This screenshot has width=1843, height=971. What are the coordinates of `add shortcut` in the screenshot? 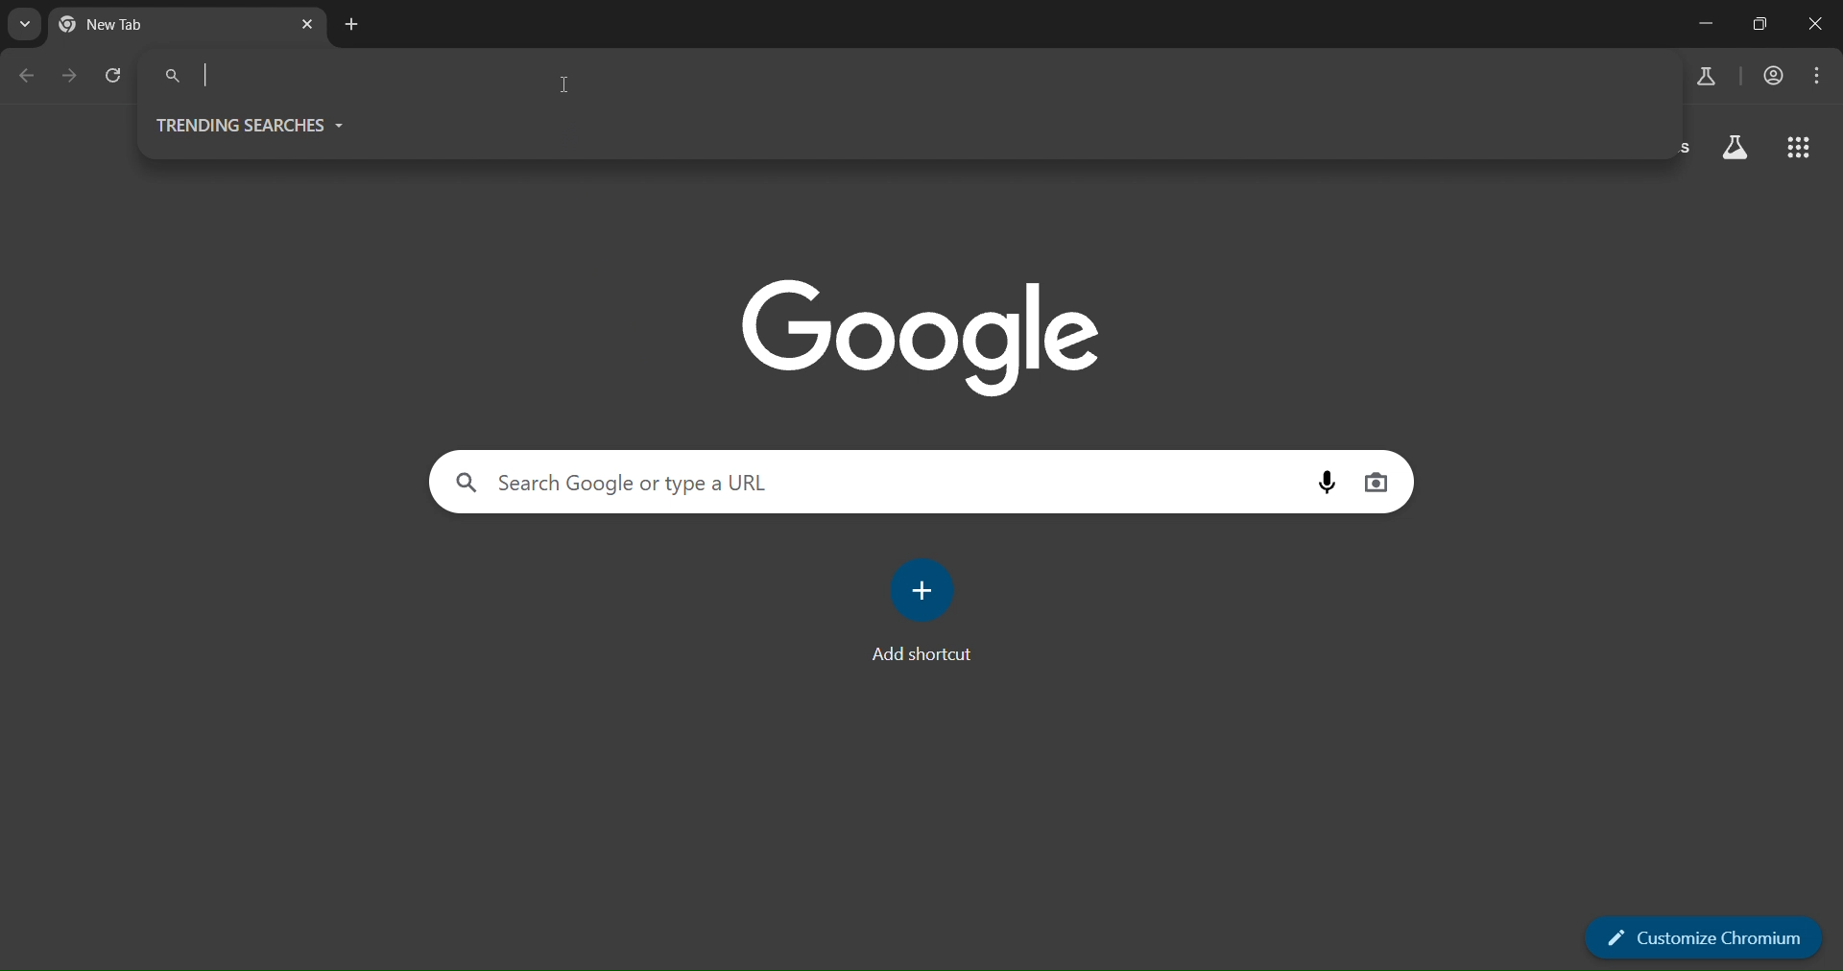 It's located at (923, 612).